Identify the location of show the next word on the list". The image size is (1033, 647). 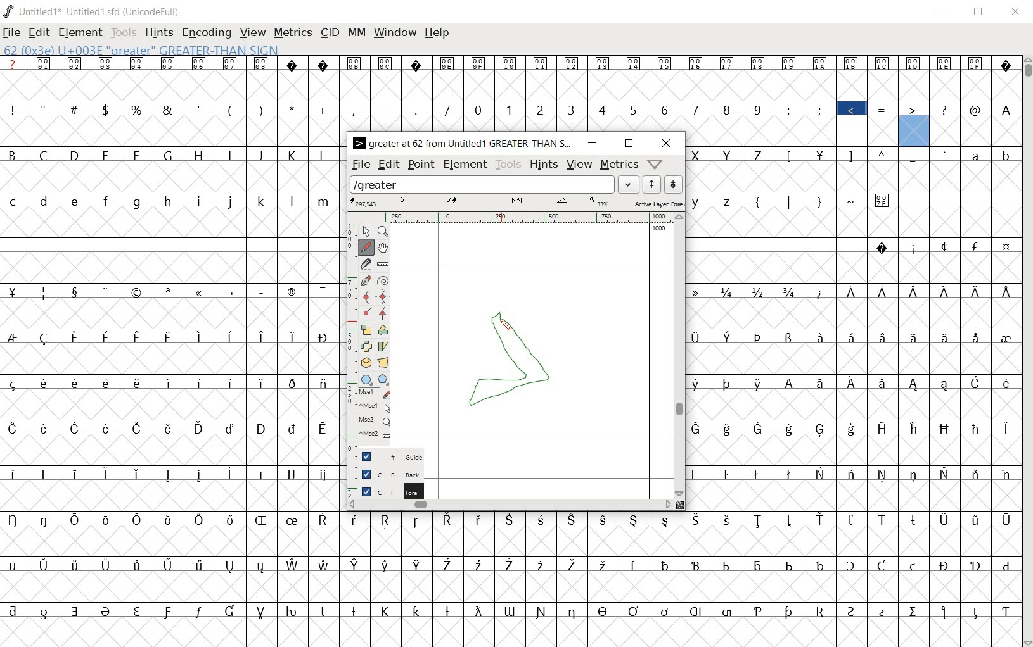
(653, 184).